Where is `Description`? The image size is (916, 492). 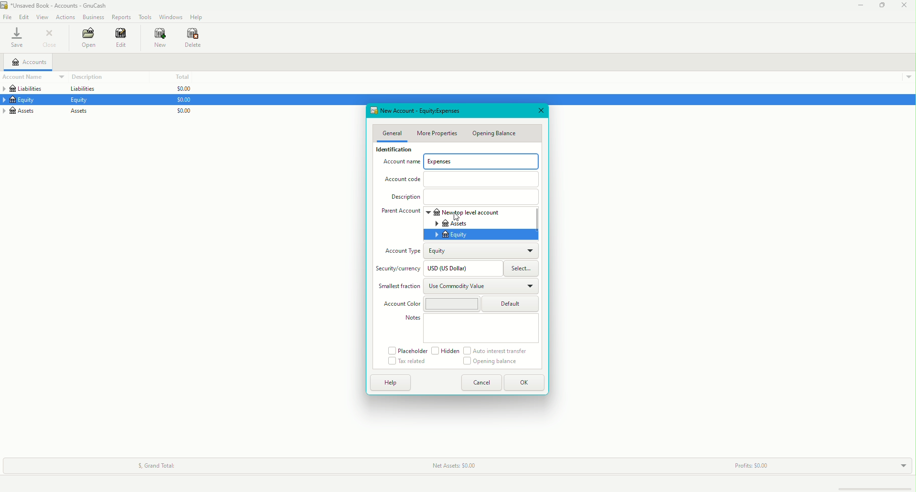
Description is located at coordinates (463, 196).